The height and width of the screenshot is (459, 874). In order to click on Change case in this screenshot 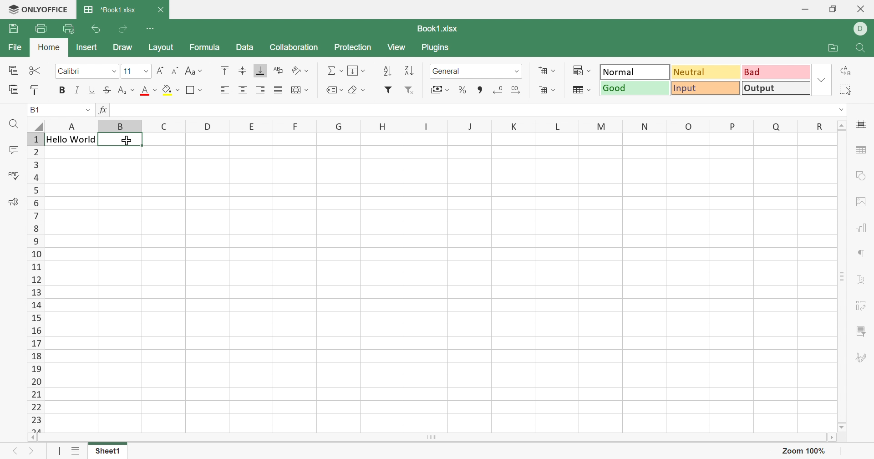, I will do `click(194, 71)`.